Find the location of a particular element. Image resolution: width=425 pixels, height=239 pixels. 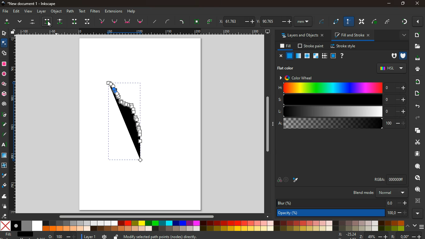

receive is located at coordinates (416, 82).